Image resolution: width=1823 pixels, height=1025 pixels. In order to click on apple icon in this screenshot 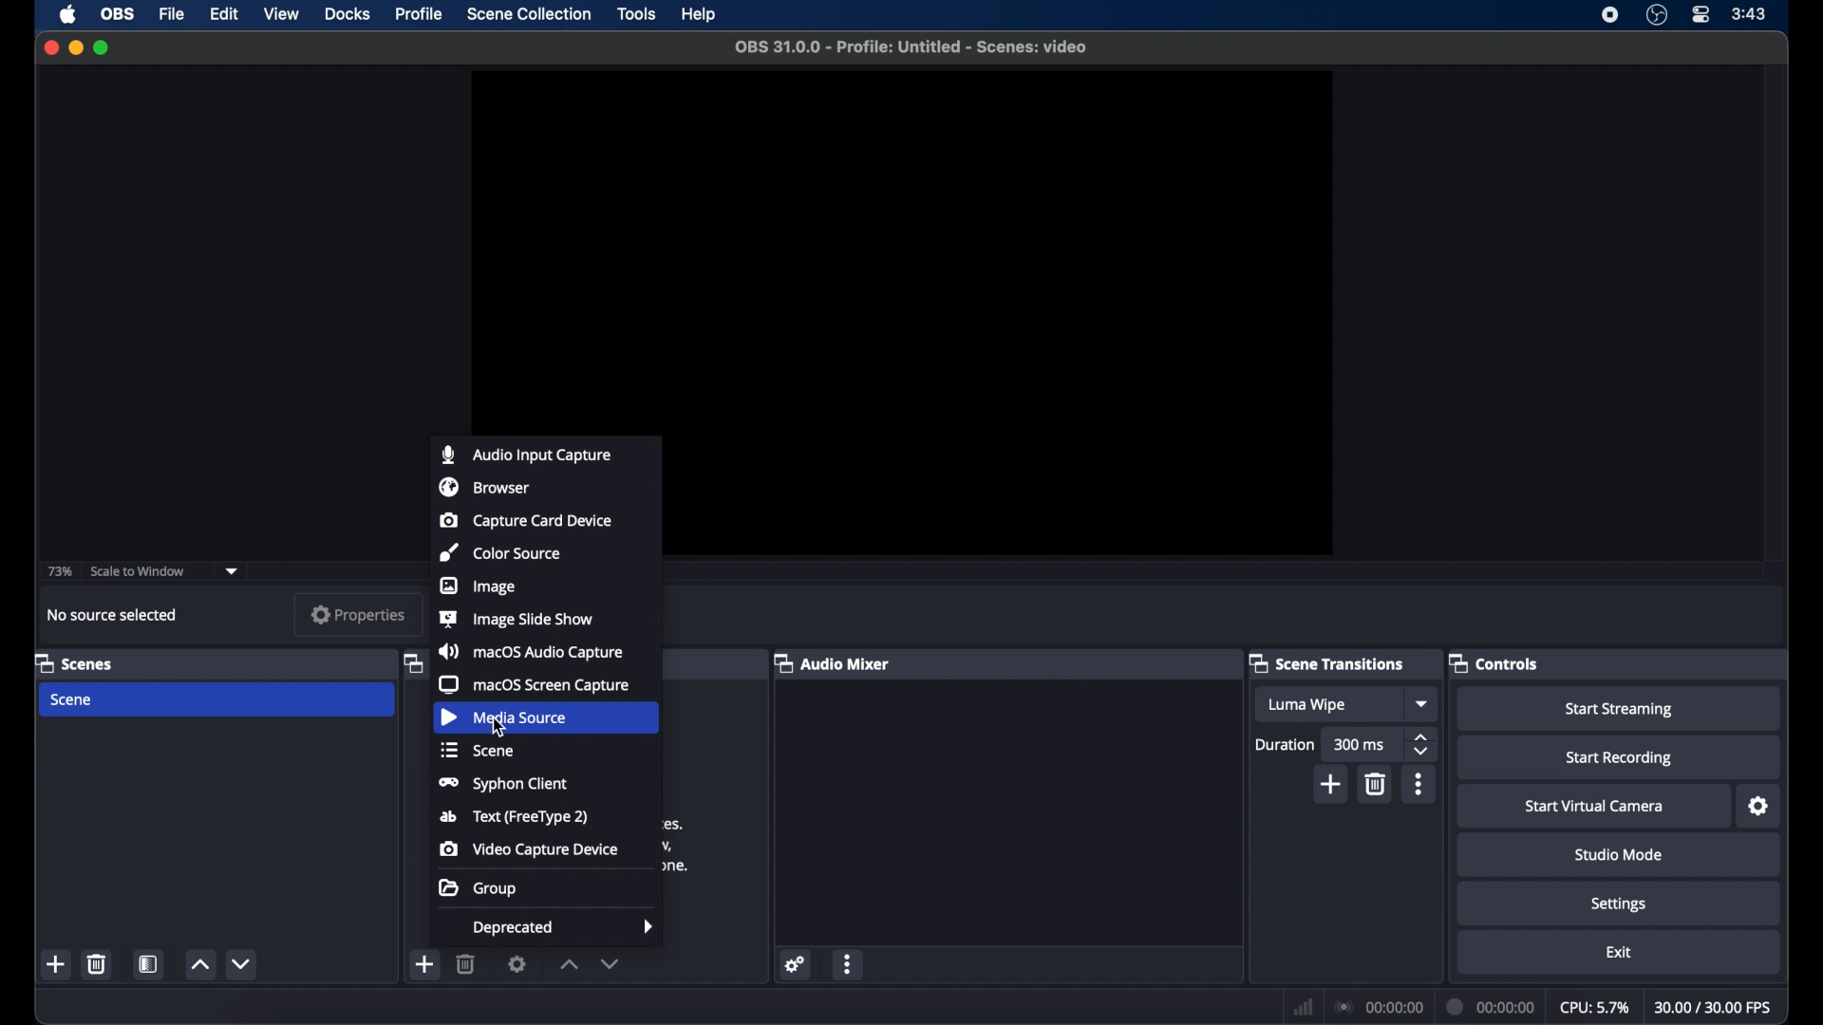, I will do `click(69, 14)`.